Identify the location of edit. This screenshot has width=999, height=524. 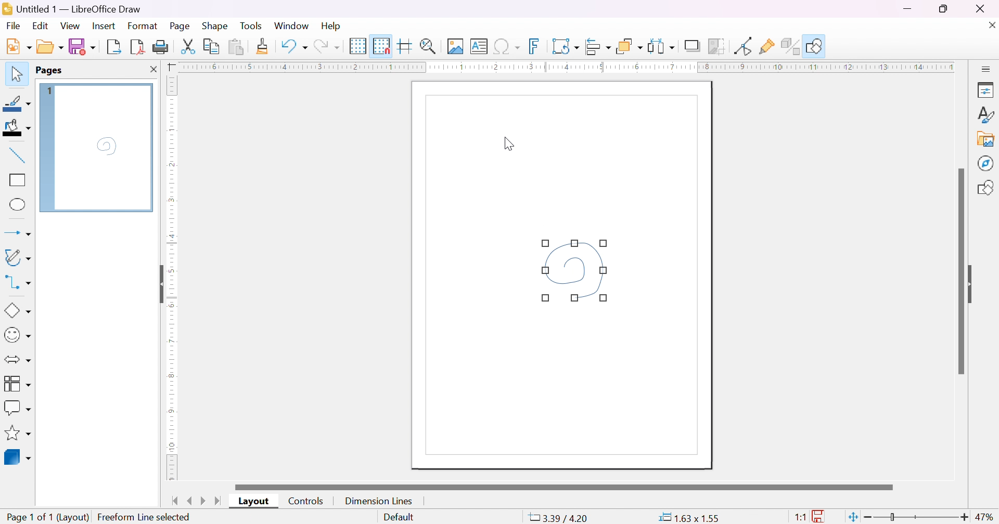
(40, 24).